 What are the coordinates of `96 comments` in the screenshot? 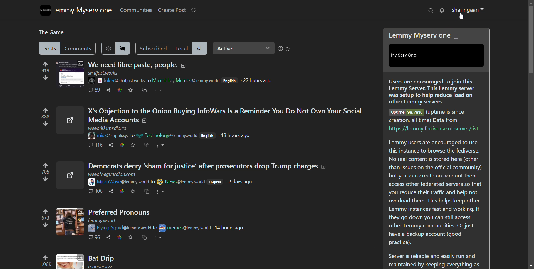 It's located at (94, 238).